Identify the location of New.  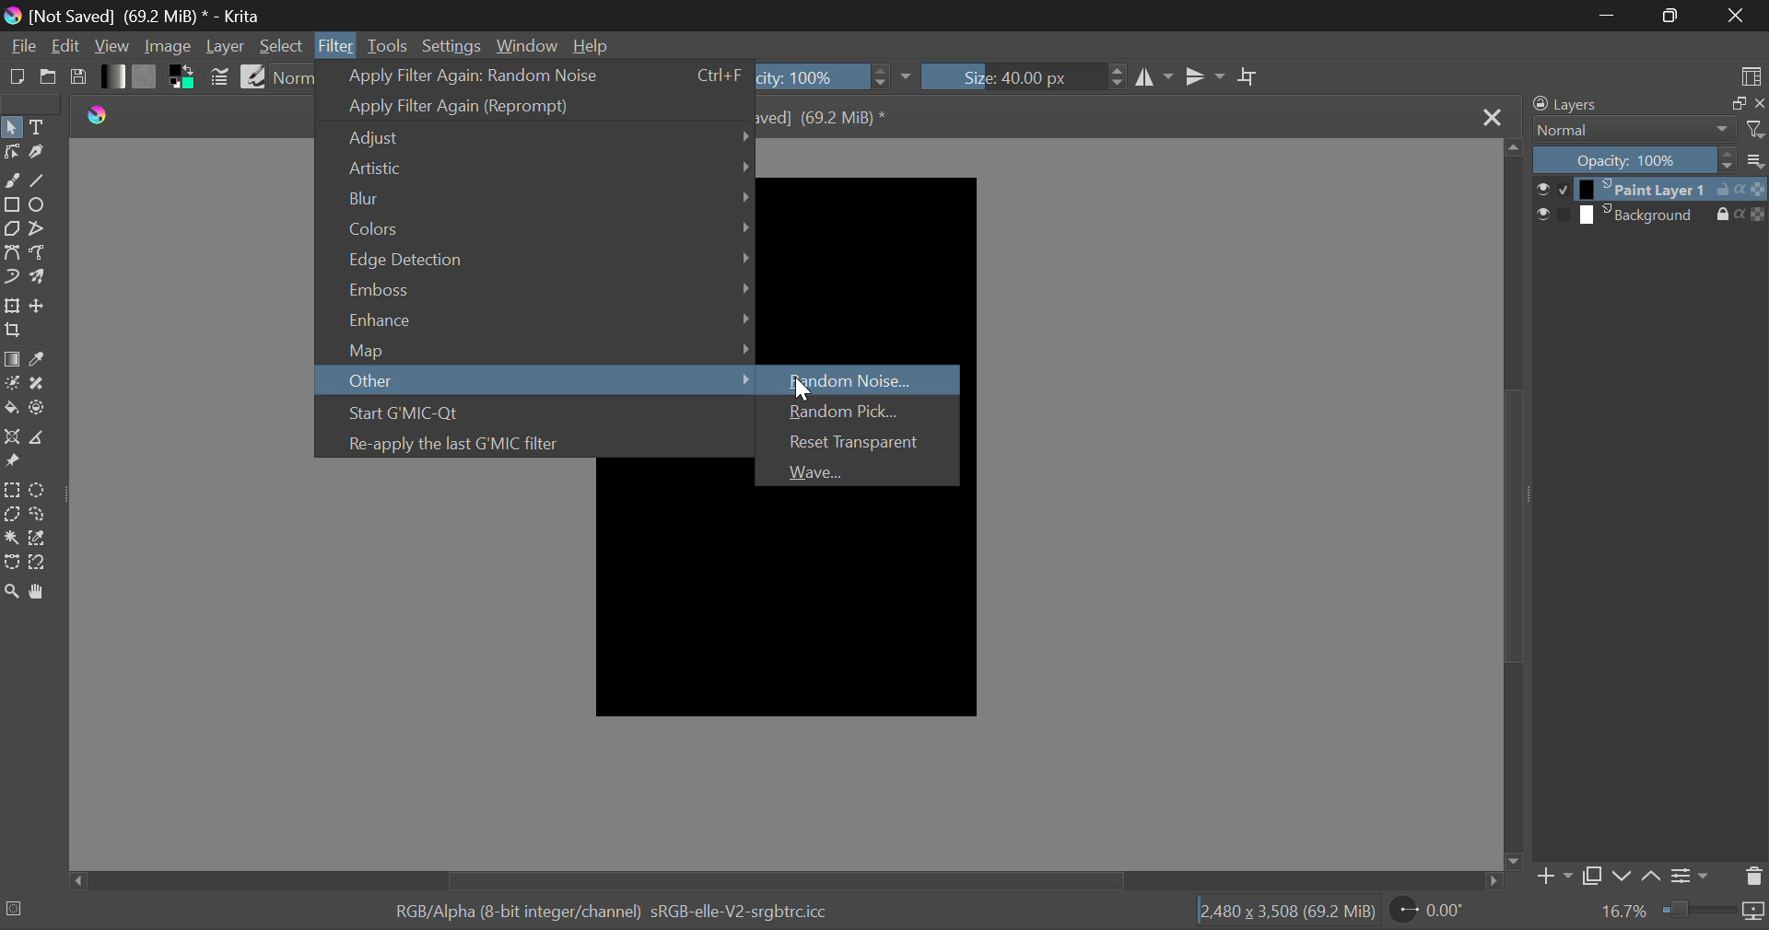
(16, 77).